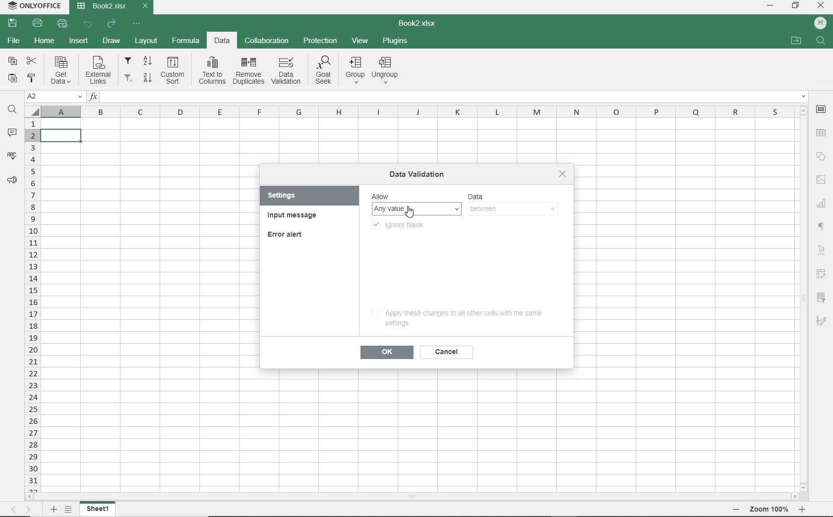  Describe the element at coordinates (446, 352) in the screenshot. I see `cancel` at that location.